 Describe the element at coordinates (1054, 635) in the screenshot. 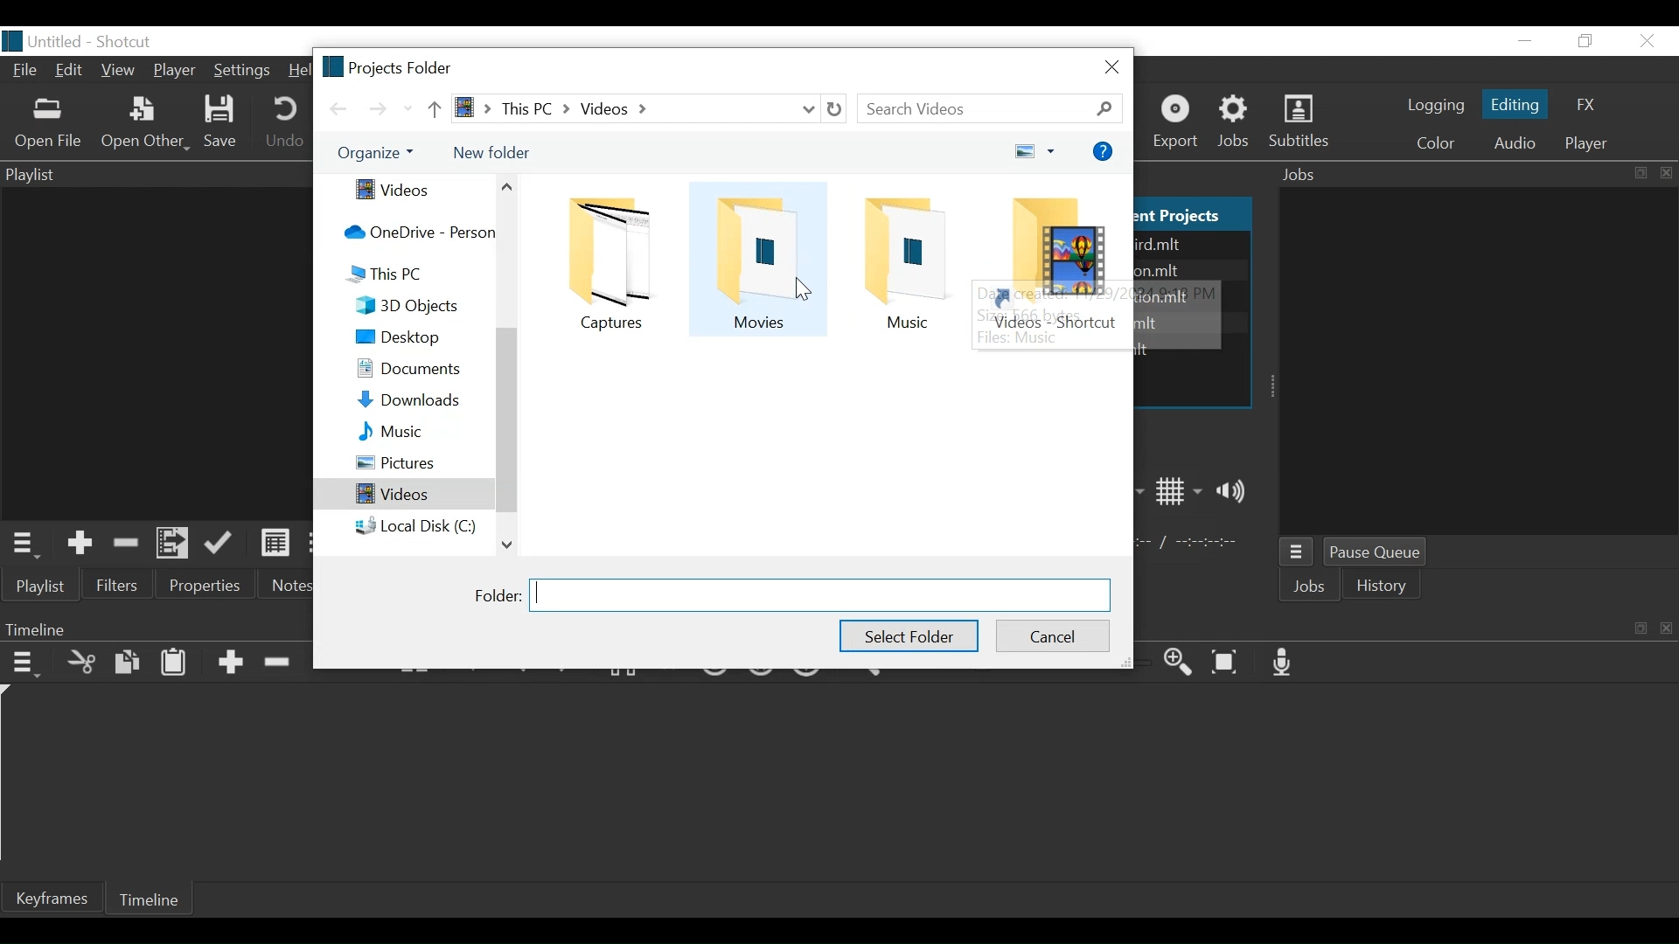

I see `Cancel` at that location.